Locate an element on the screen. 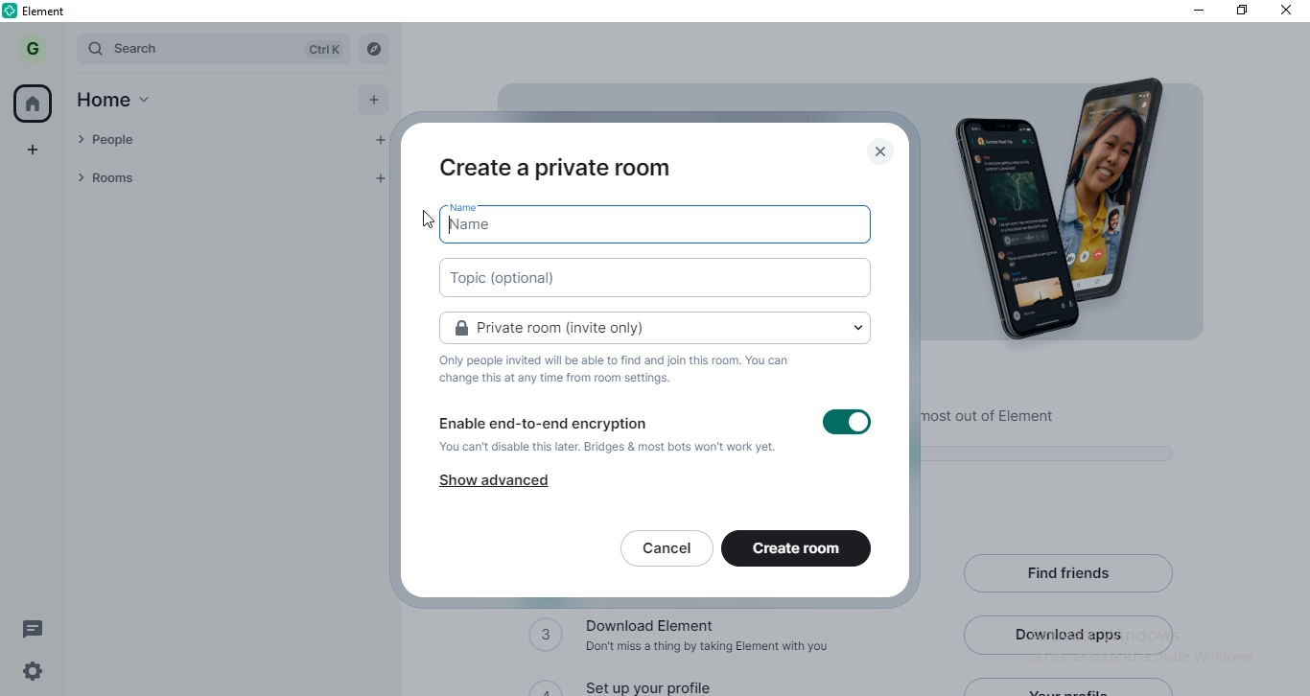  start chat is located at coordinates (380, 143).